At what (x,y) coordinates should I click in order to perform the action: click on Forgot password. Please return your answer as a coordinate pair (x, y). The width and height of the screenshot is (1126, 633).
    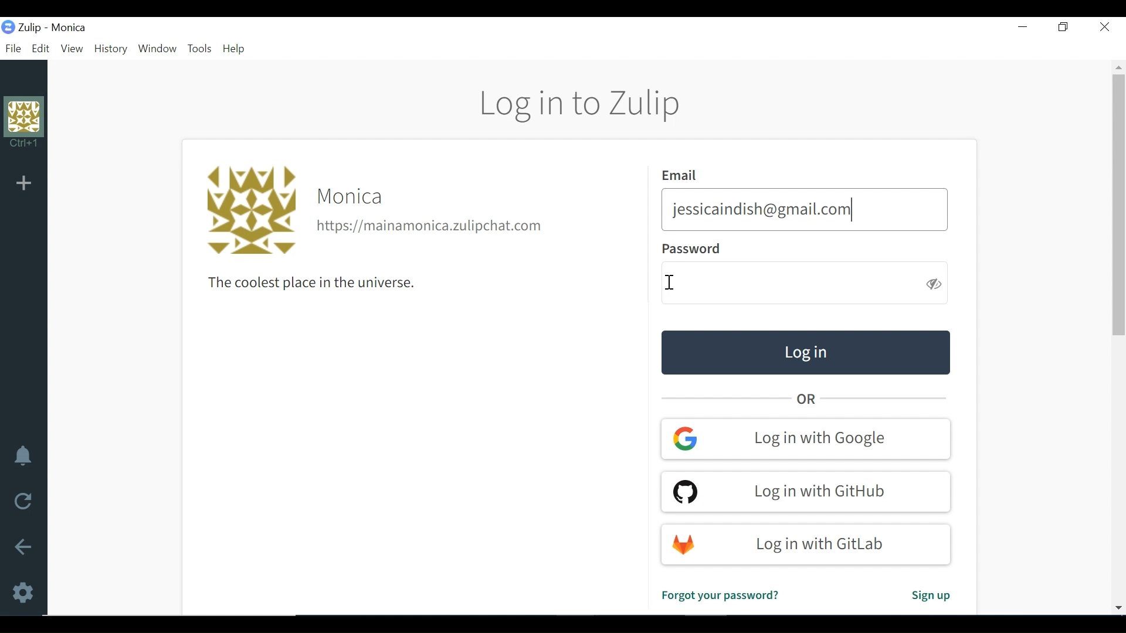
    Looking at the image, I should click on (719, 595).